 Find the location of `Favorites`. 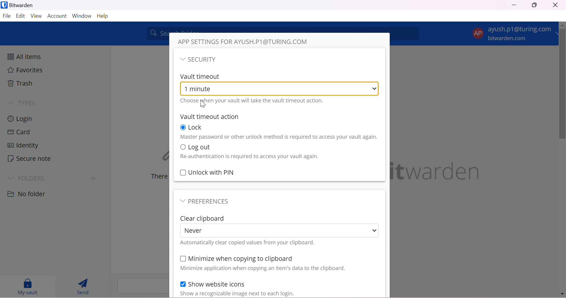

Favorites is located at coordinates (26, 70).